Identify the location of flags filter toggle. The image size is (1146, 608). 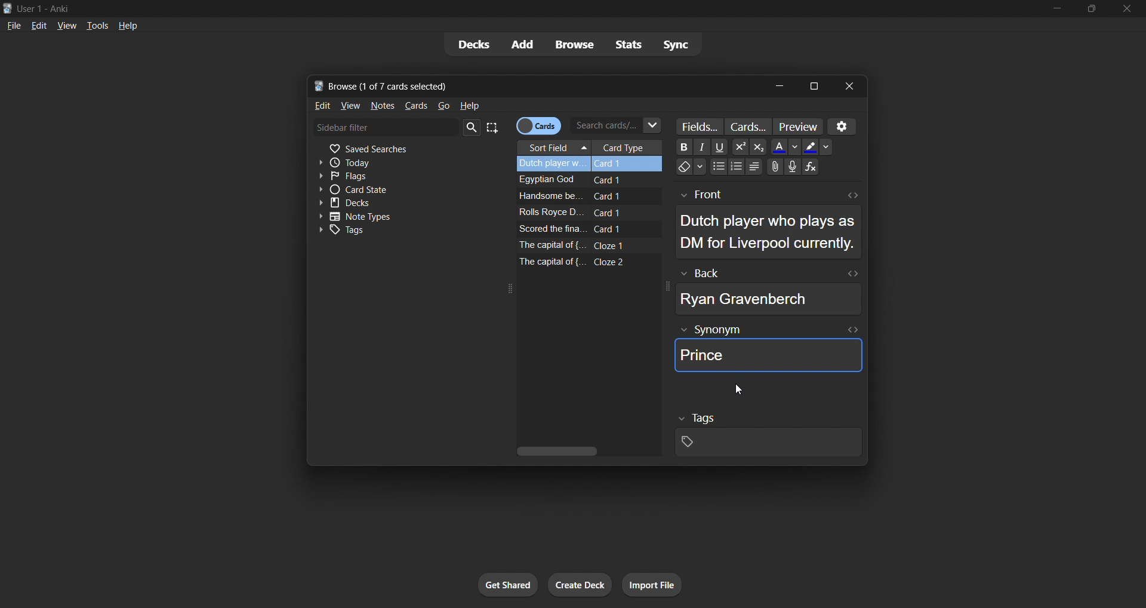
(380, 176).